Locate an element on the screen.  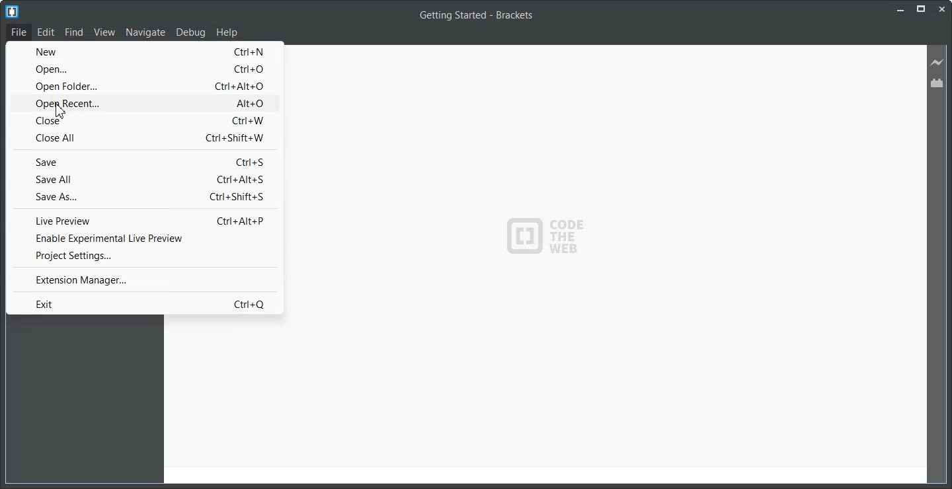
Live Preview is located at coordinates (146, 220).